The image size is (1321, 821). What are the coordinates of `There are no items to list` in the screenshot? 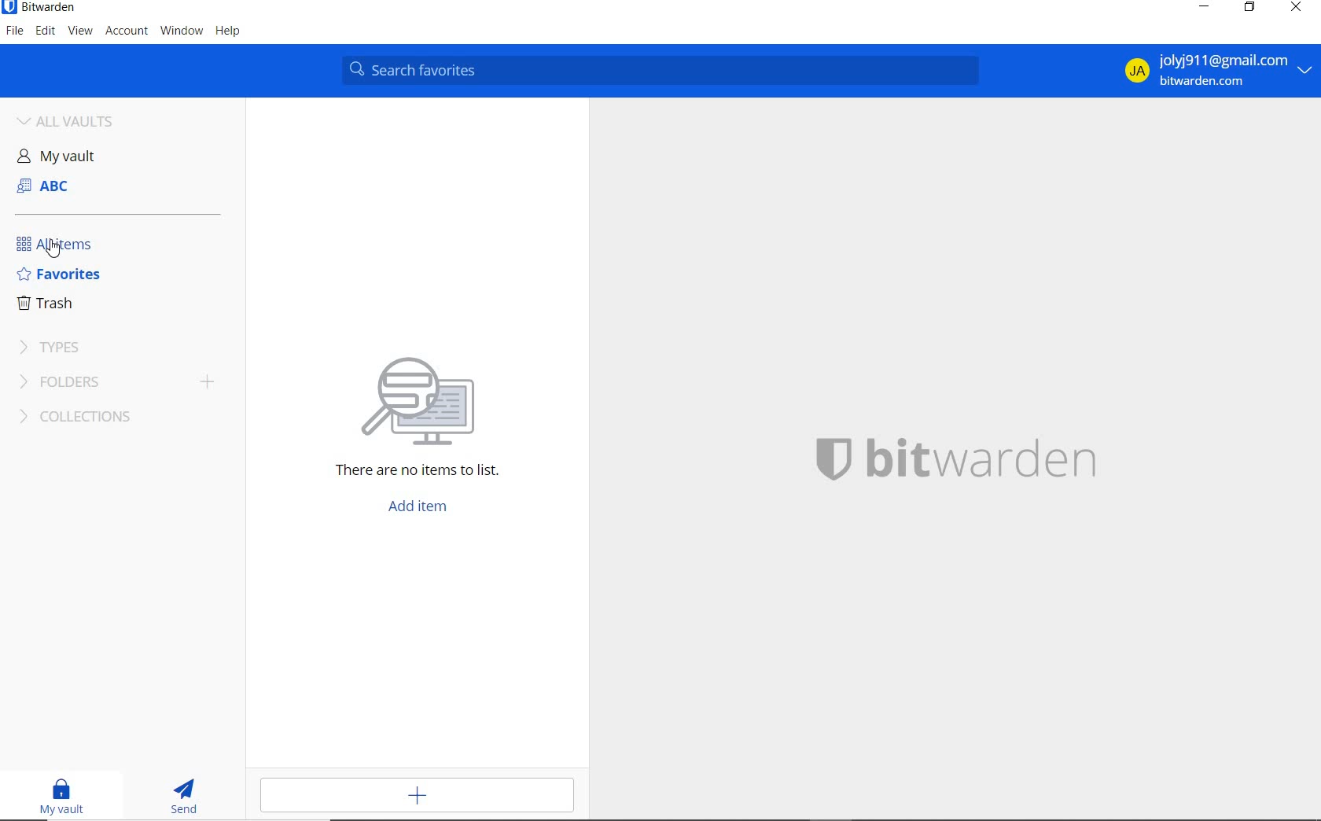 It's located at (401, 474).